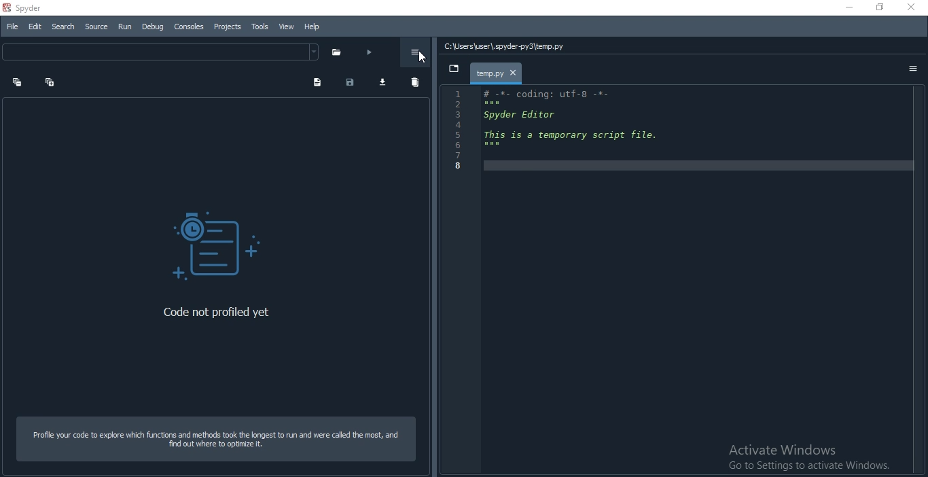  What do you see at coordinates (285, 25) in the screenshot?
I see `View` at bounding box center [285, 25].